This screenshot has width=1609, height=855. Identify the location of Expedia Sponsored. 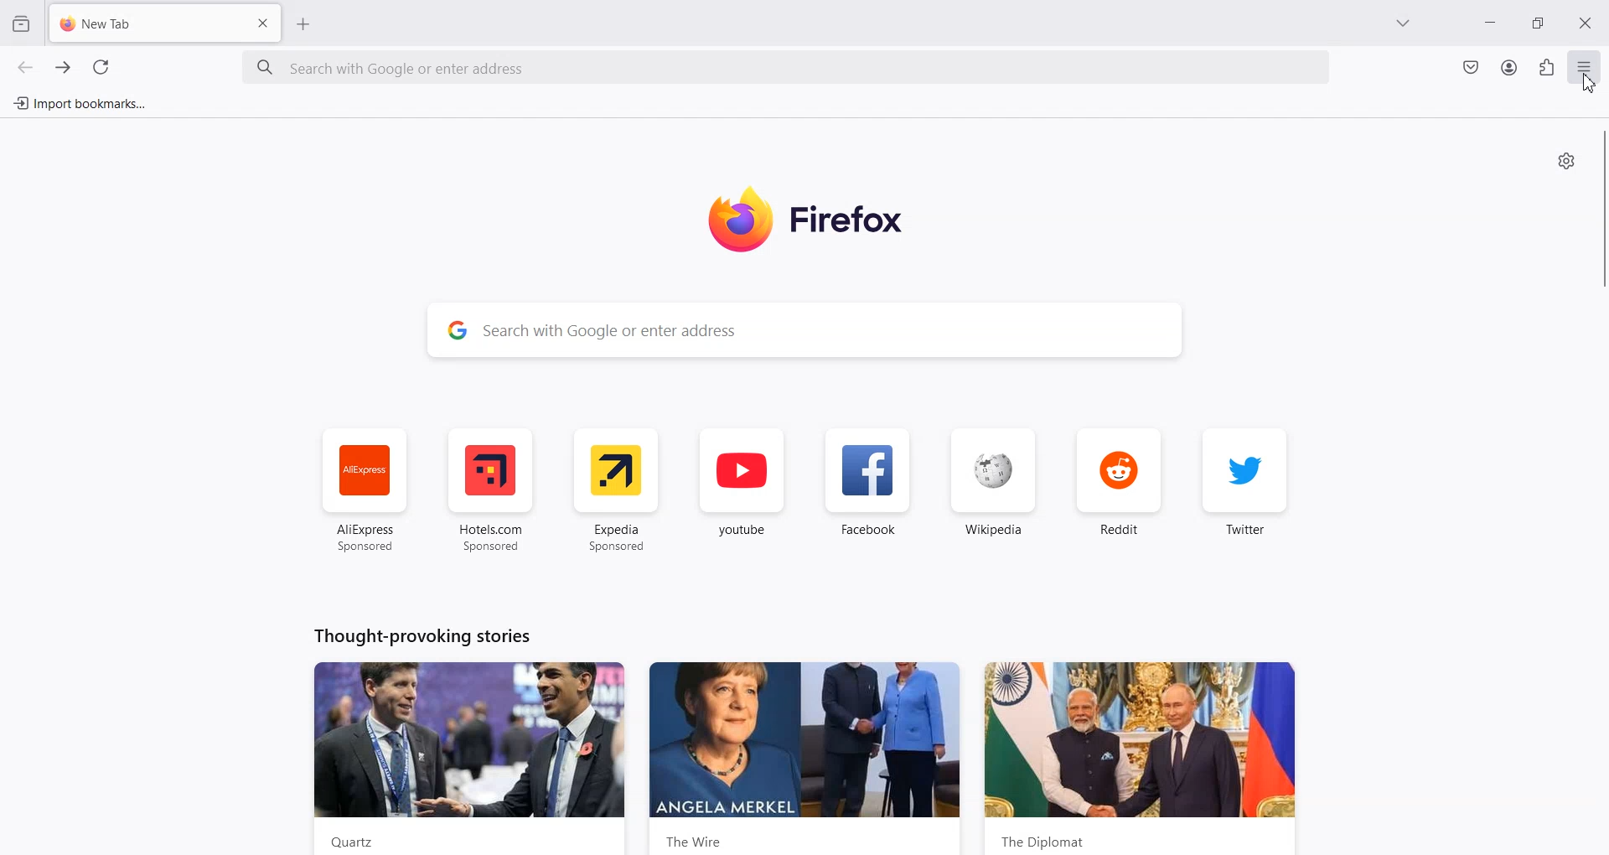
(618, 490).